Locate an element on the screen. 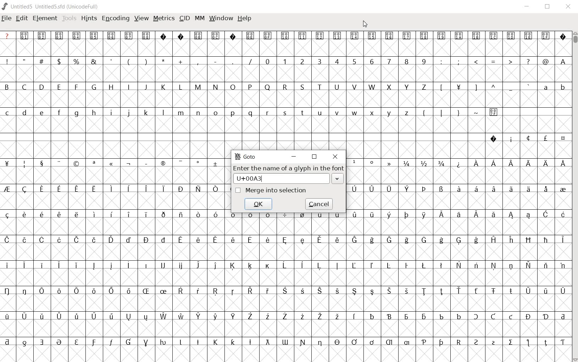 The width and height of the screenshot is (578, 362). Symbol is located at coordinates (216, 35).